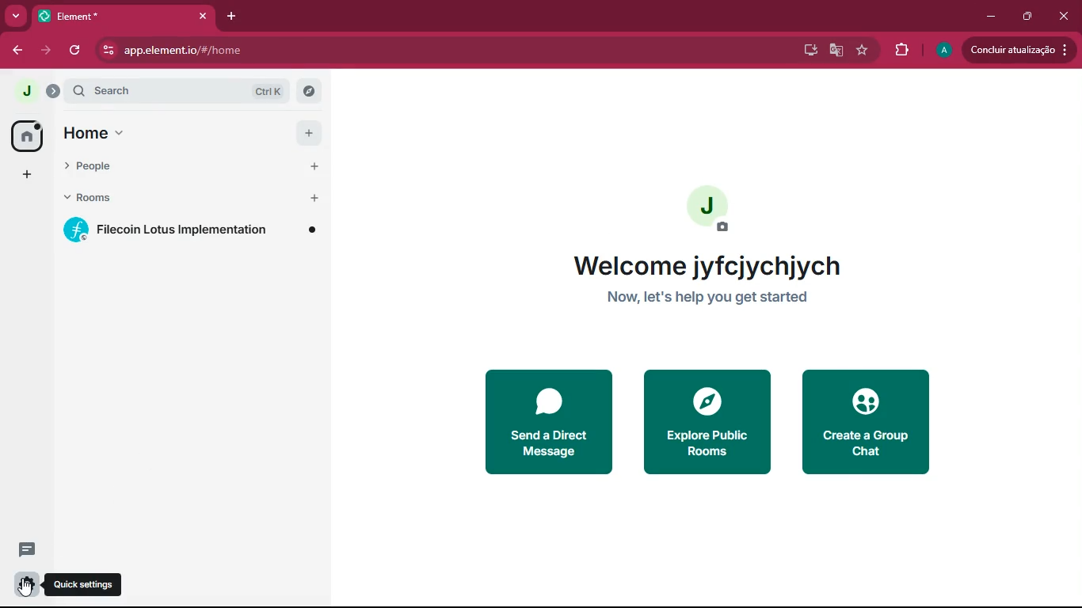  I want to click on close, so click(1066, 16).